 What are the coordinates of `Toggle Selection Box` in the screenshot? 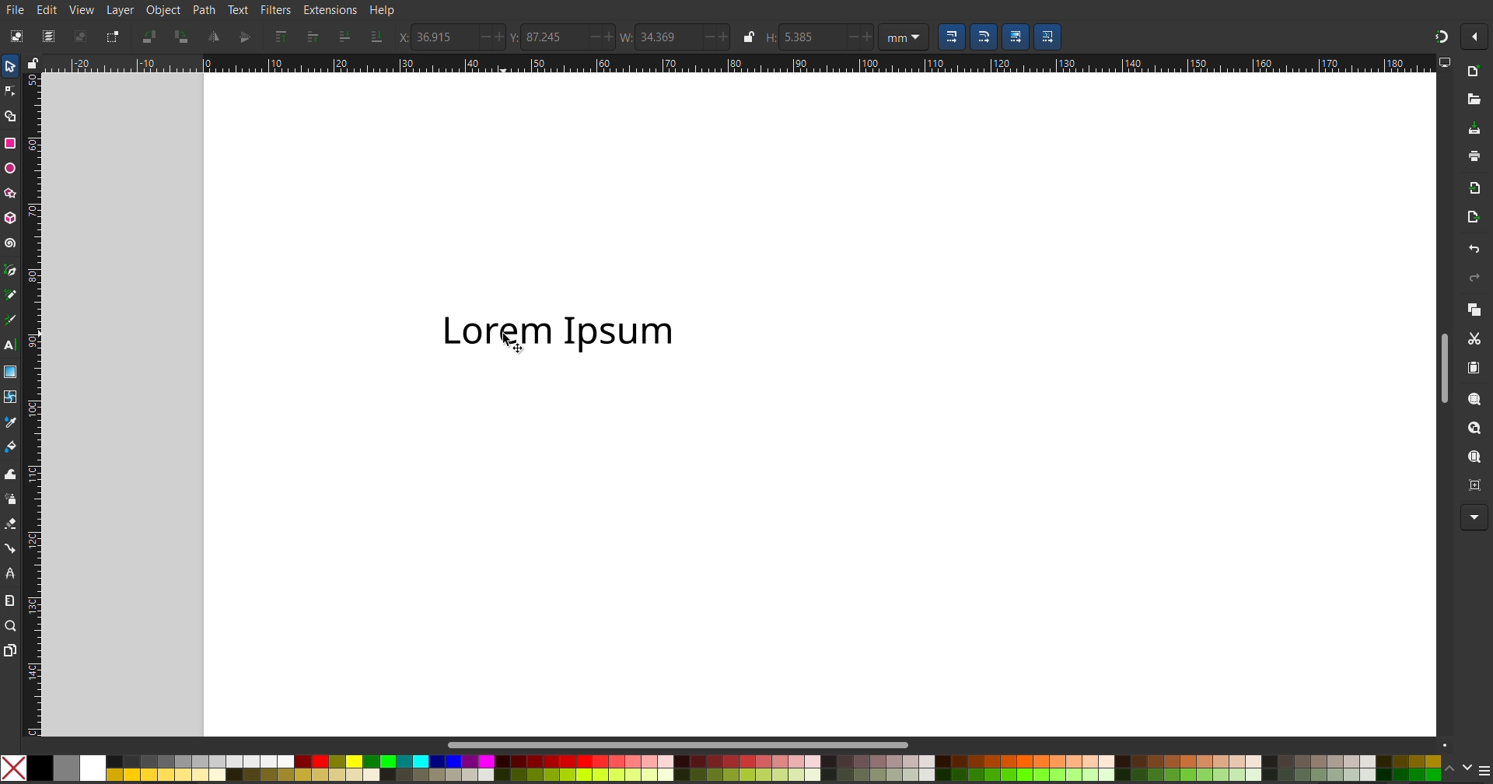 It's located at (115, 37).